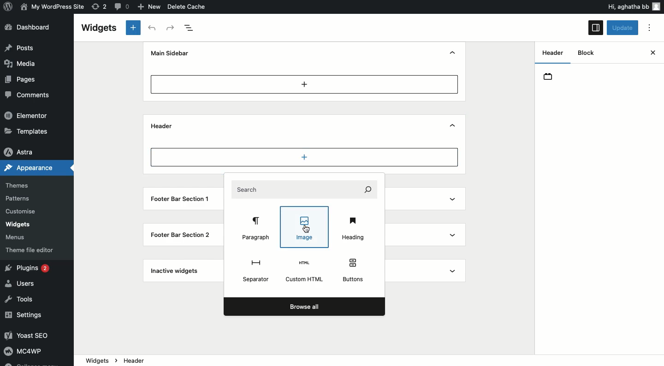  I want to click on Block, so click(584, 53).